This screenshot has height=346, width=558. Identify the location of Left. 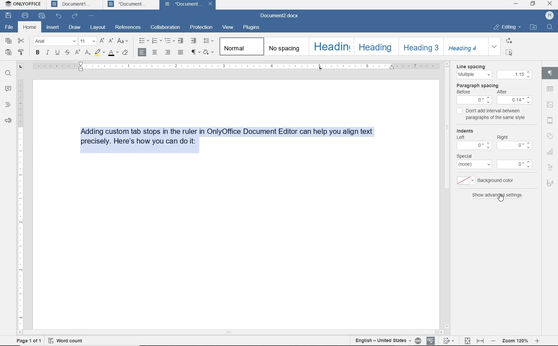
(463, 138).